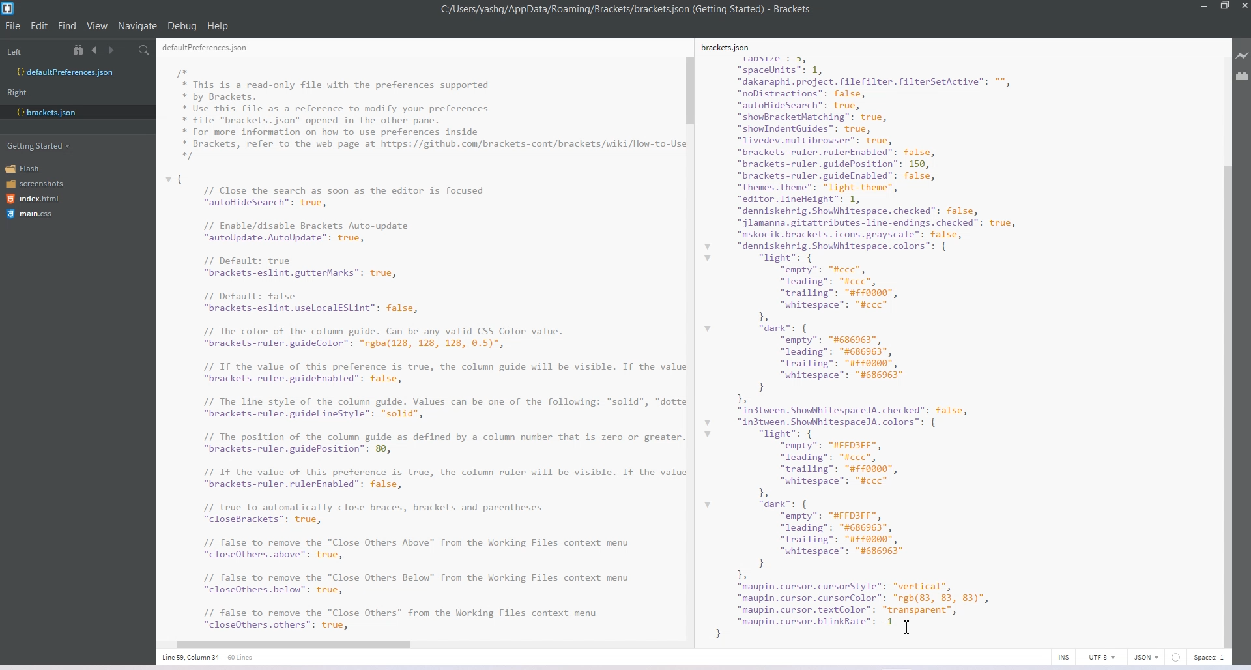  I want to click on Left, so click(14, 52).